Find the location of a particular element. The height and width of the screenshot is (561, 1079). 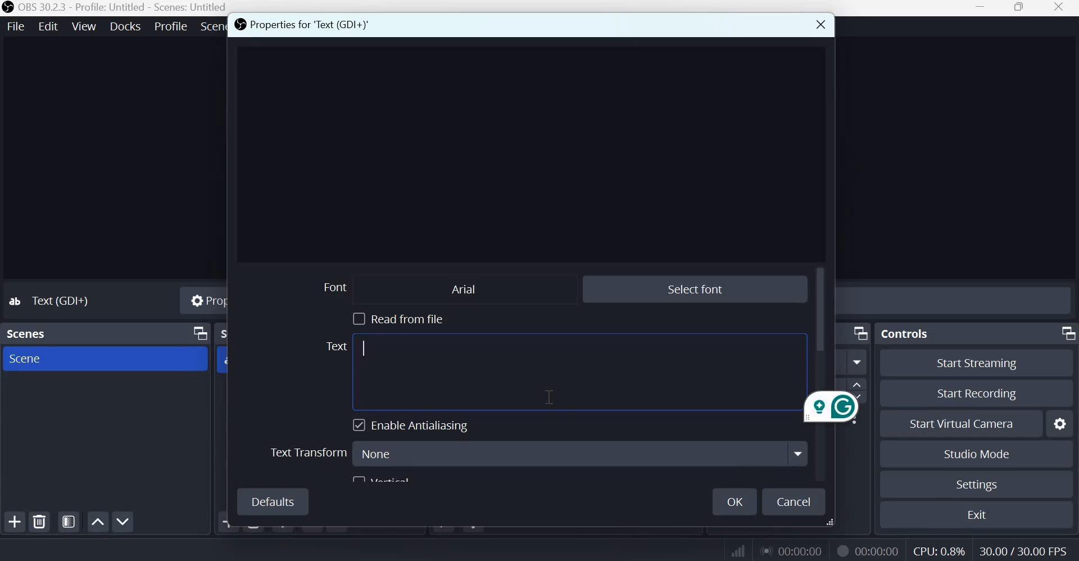

Move scene up is located at coordinates (97, 522).